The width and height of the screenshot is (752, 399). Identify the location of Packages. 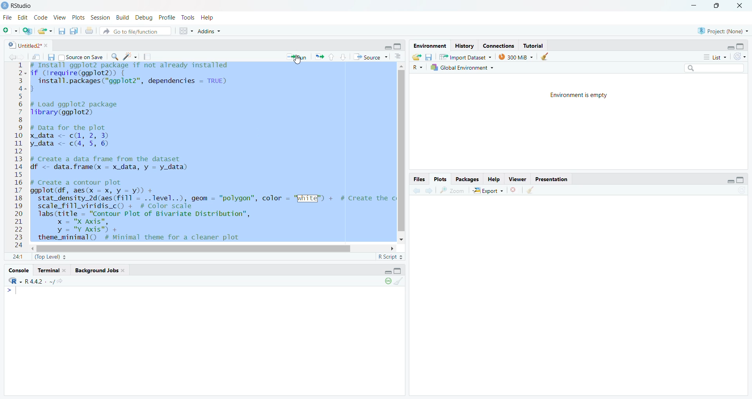
(466, 180).